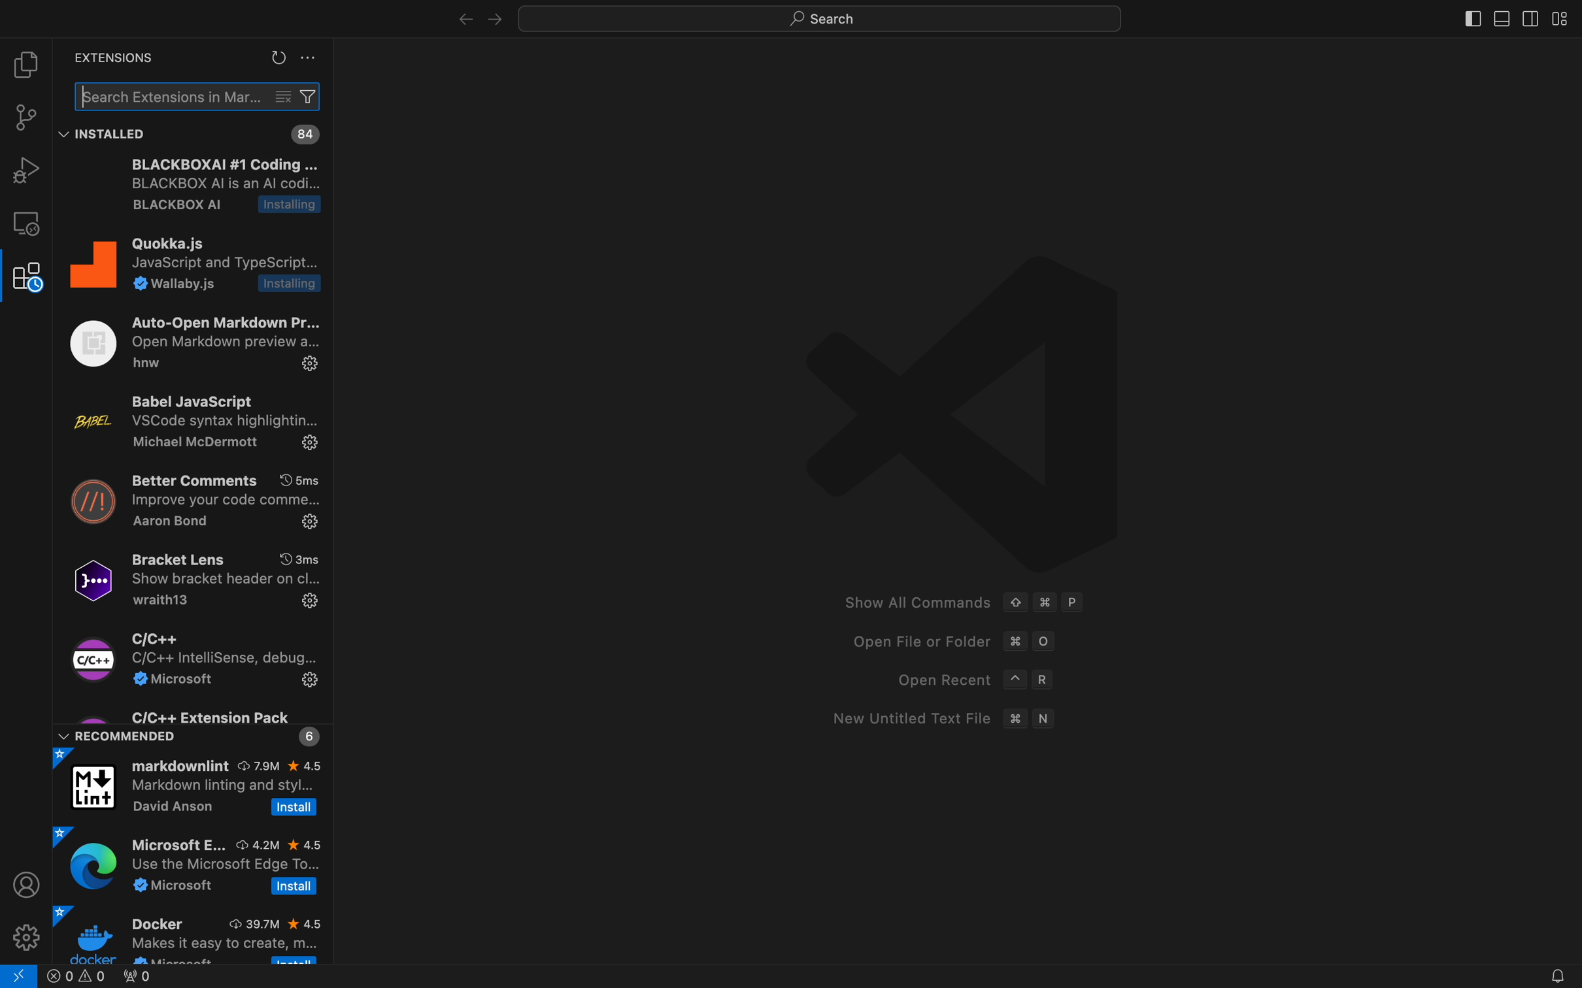  Describe the element at coordinates (1557, 967) in the screenshot. I see `notification` at that location.